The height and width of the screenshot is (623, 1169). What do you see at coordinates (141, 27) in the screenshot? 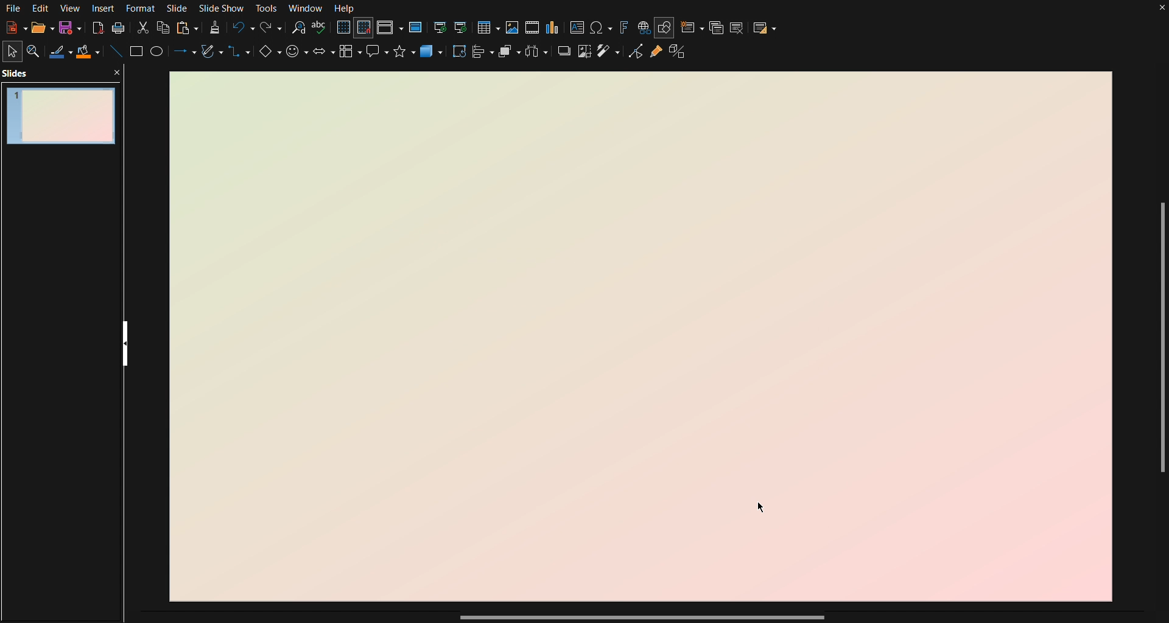
I see `Cut` at bounding box center [141, 27].